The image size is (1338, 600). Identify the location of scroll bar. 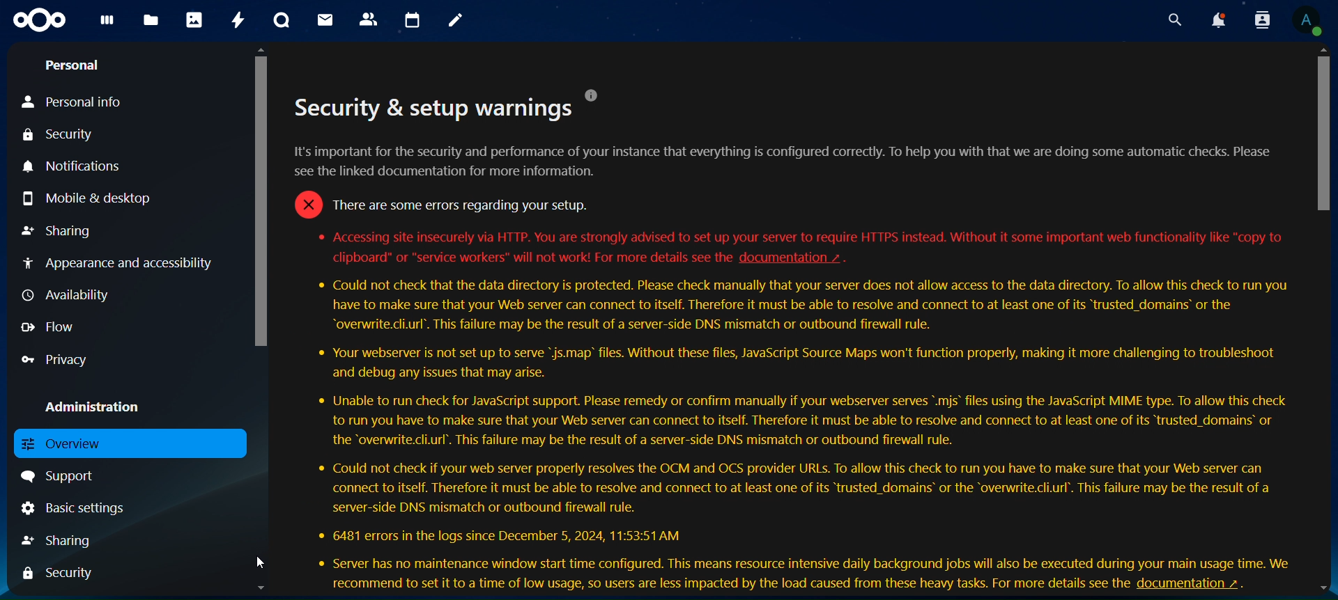
(1323, 324).